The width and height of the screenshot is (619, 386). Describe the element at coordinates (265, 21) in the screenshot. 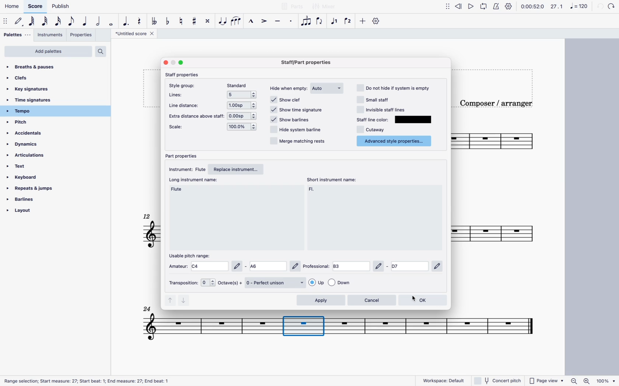

I see `accent` at that location.